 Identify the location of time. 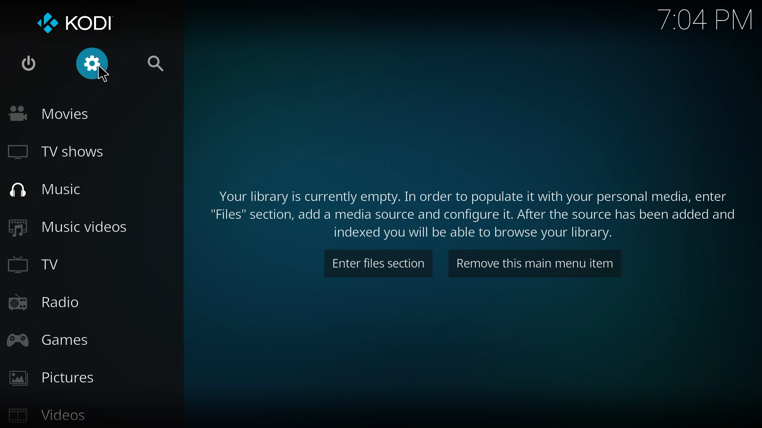
(704, 19).